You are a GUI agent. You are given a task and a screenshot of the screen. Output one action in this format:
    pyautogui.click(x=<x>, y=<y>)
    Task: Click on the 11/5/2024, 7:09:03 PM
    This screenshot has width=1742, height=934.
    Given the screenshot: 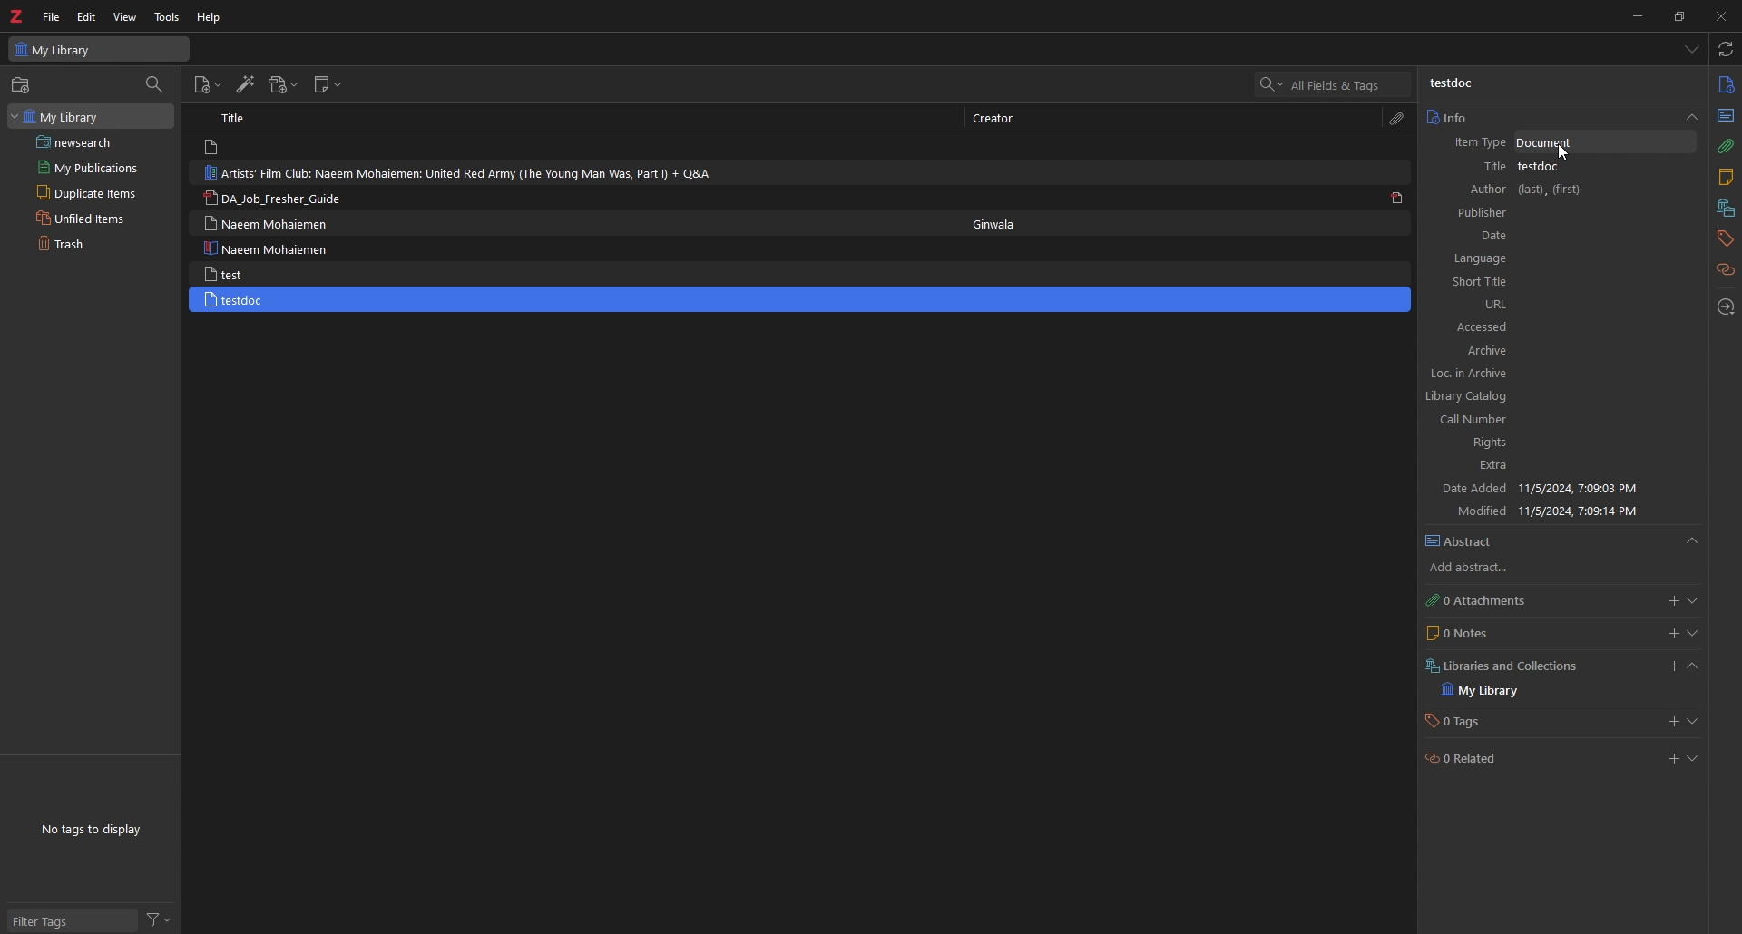 What is the action you would take?
    pyautogui.click(x=1592, y=489)
    